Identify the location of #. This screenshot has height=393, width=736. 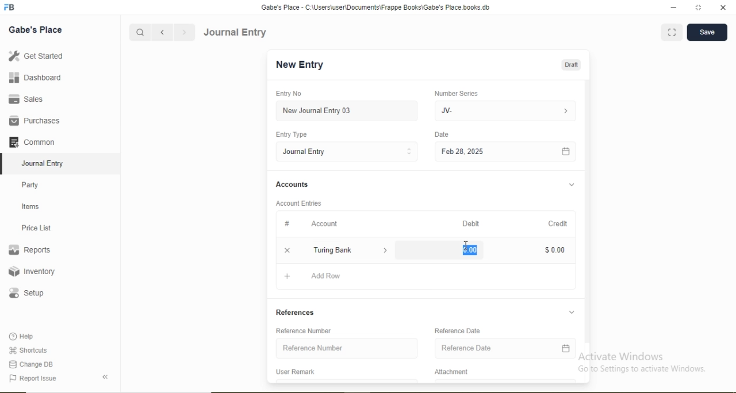
(287, 223).